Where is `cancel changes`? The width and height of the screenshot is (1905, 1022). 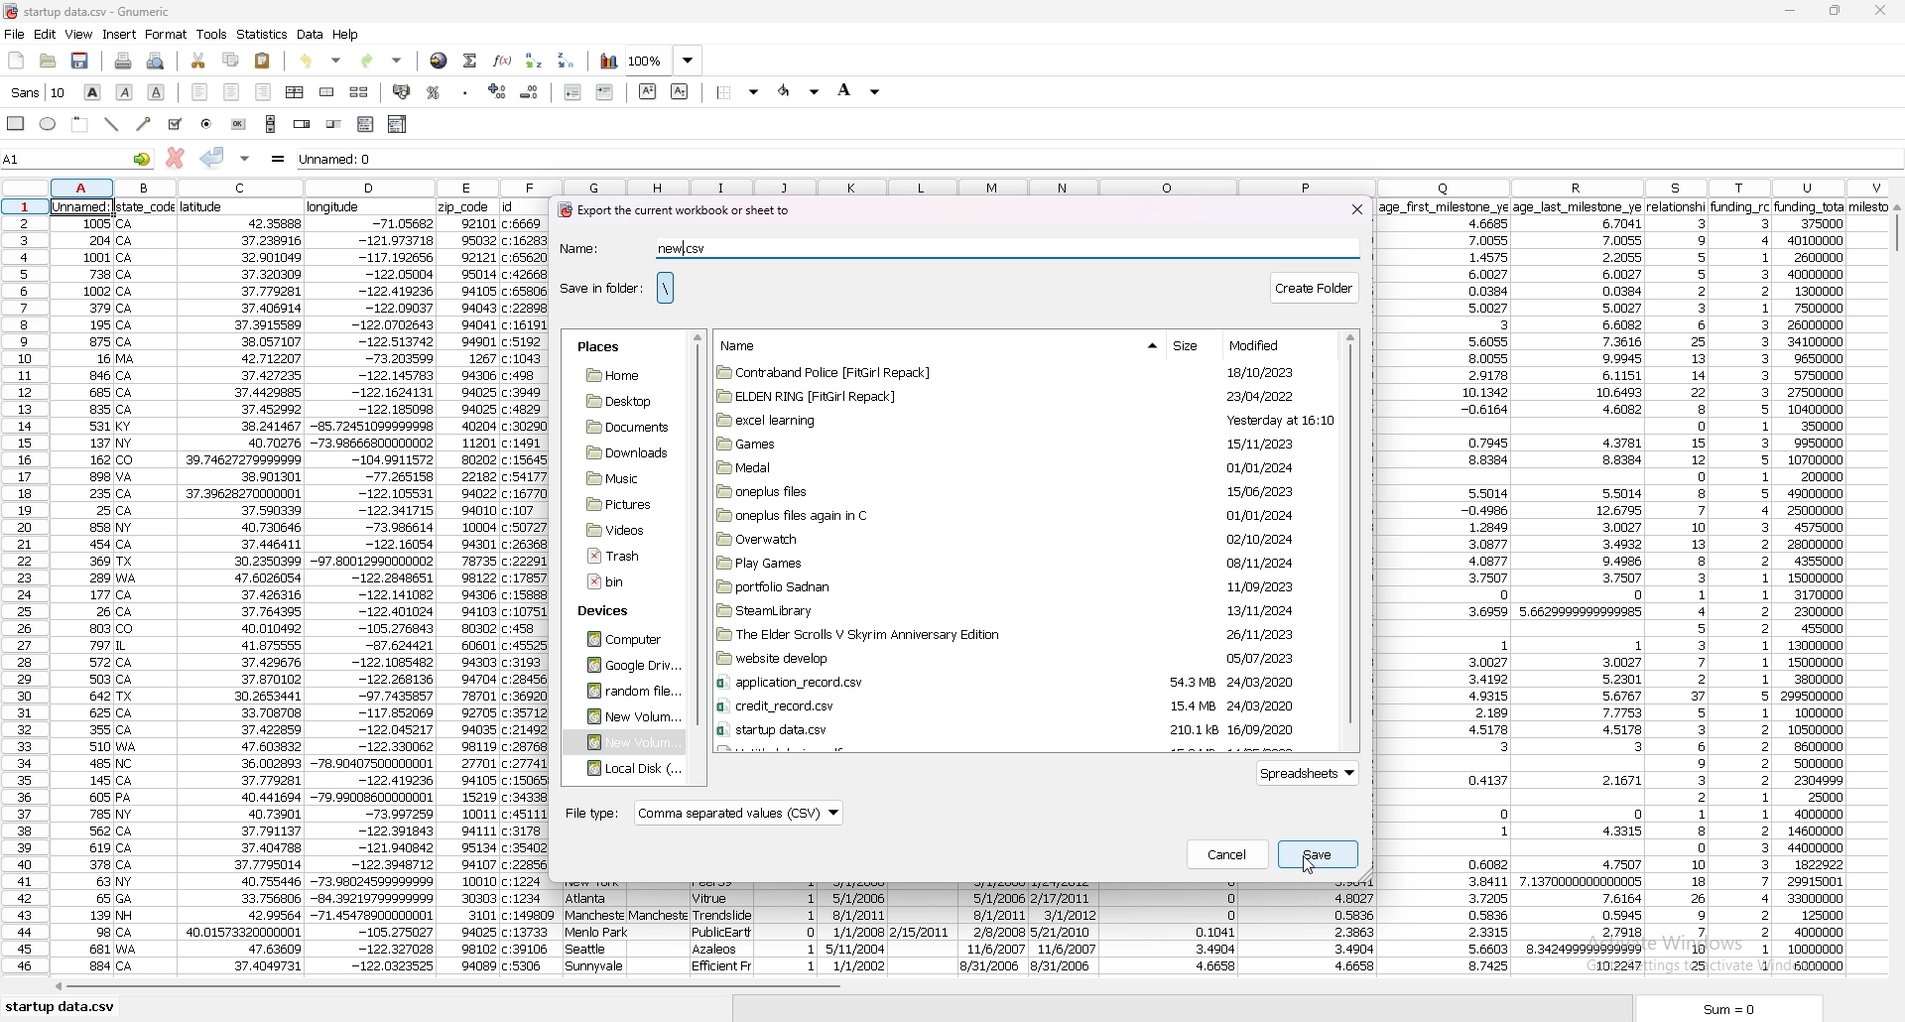 cancel changes is located at coordinates (174, 158).